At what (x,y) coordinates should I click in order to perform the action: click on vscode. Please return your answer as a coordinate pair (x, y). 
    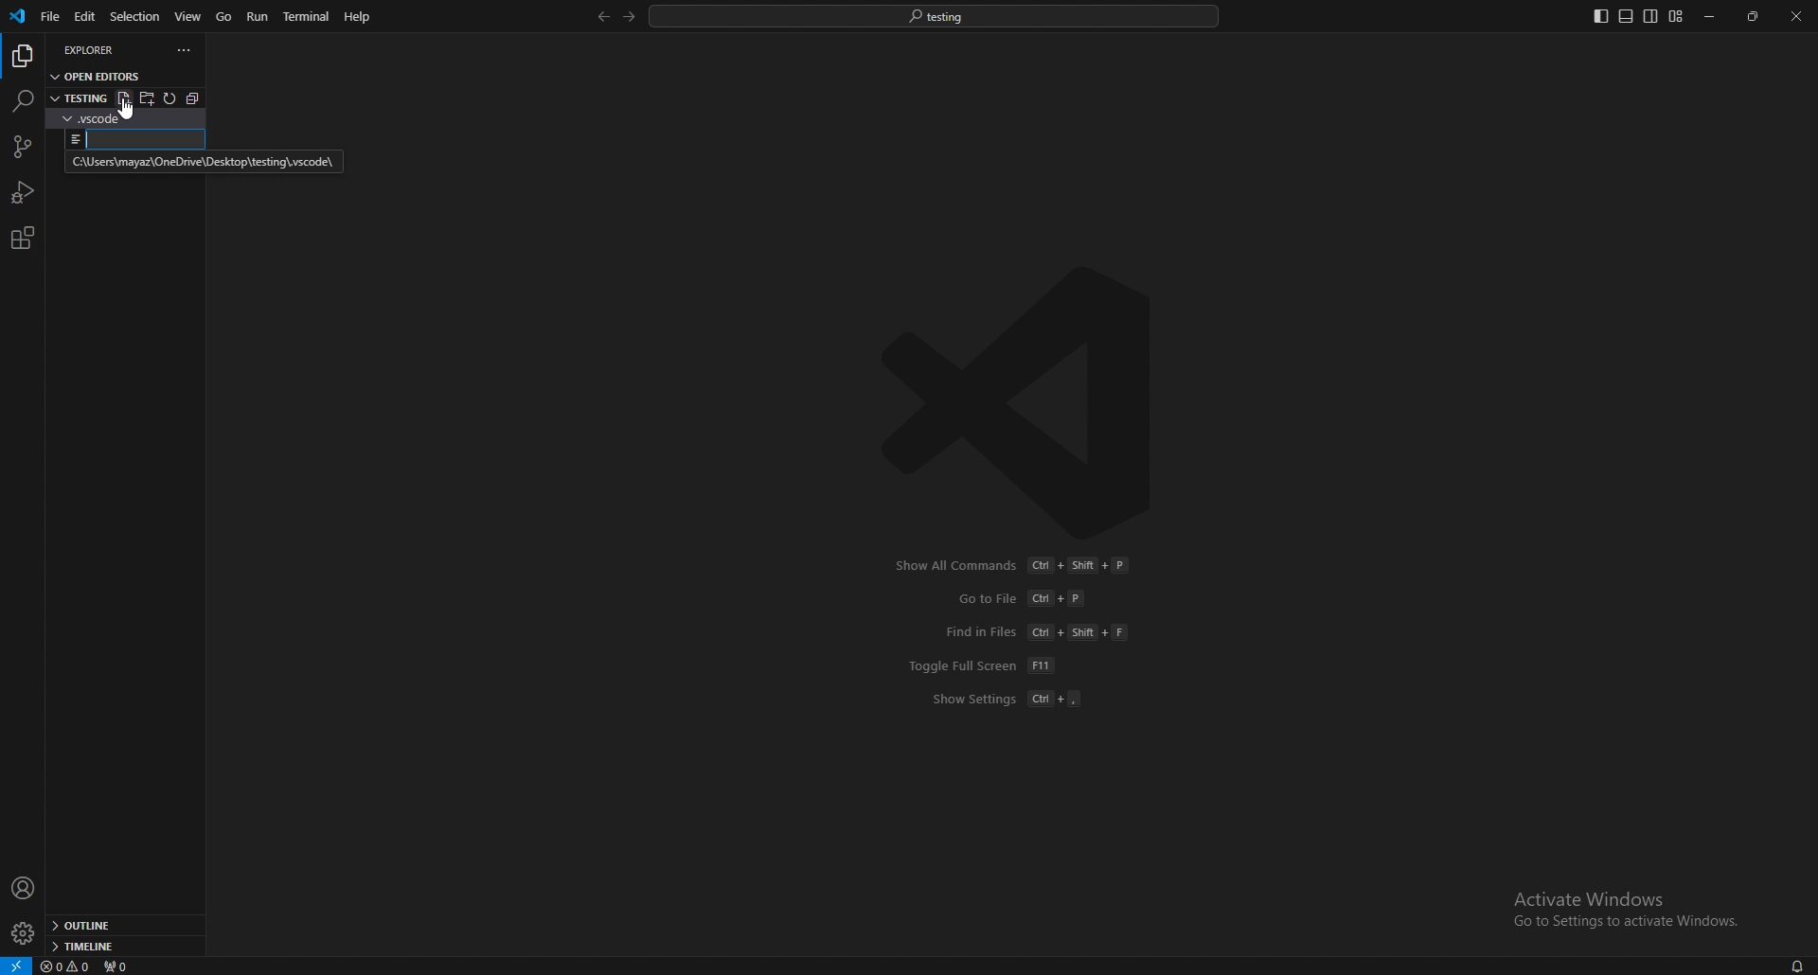
    Looking at the image, I should click on (19, 16).